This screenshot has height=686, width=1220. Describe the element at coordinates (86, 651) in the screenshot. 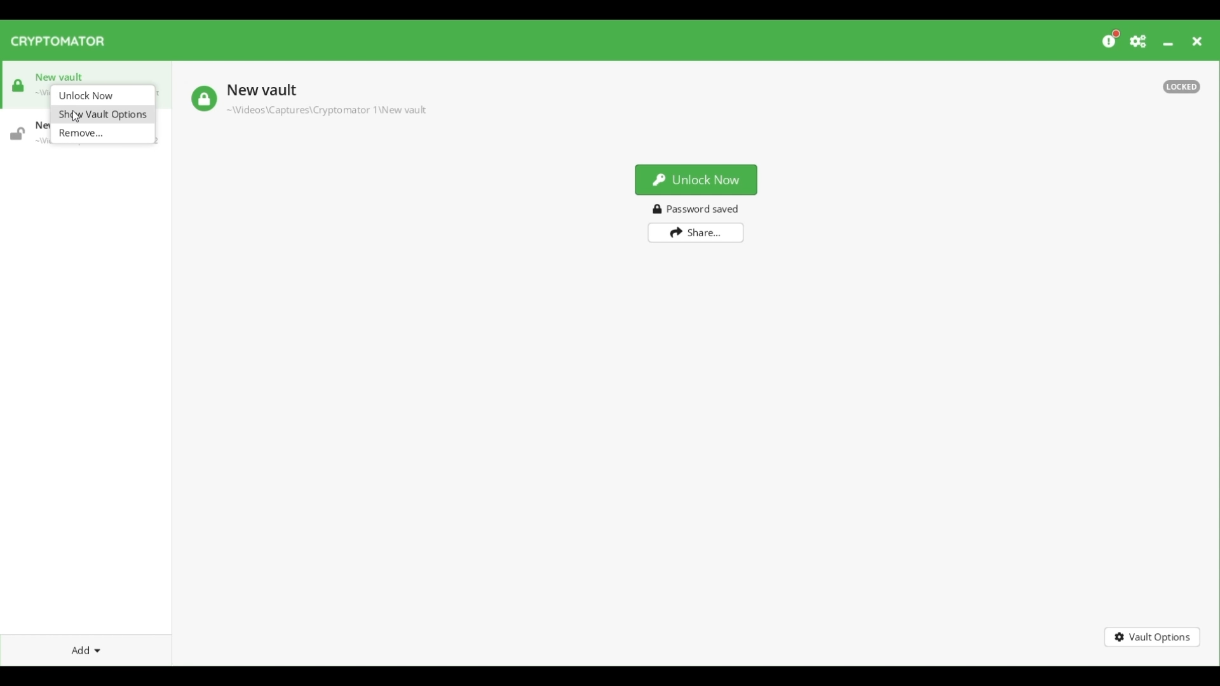

I see `Add new vault` at that location.